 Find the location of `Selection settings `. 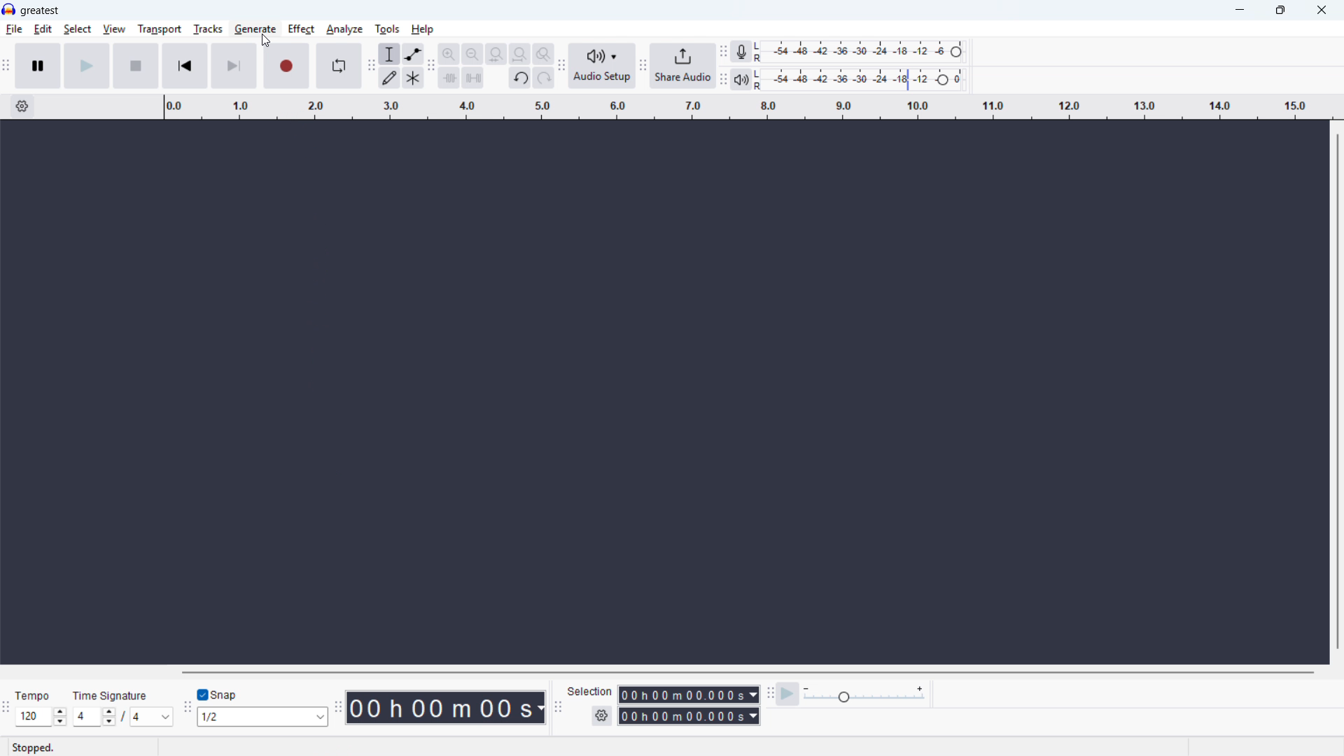

Selection settings  is located at coordinates (601, 715).